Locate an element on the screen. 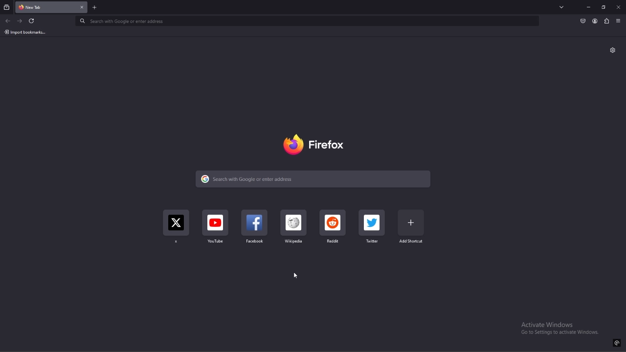 Image resolution: width=626 pixels, height=352 pixels. reddiut is located at coordinates (333, 230).